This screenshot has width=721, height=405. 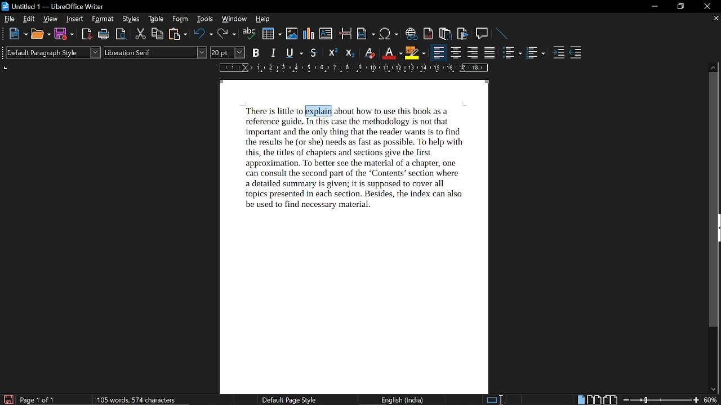 What do you see at coordinates (309, 34) in the screenshot?
I see `insert chart` at bounding box center [309, 34].